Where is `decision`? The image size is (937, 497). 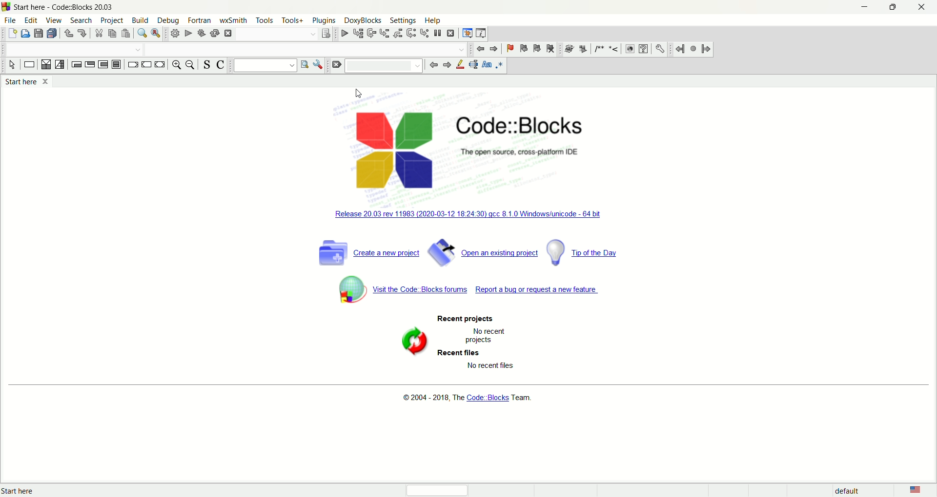 decision is located at coordinates (46, 64).